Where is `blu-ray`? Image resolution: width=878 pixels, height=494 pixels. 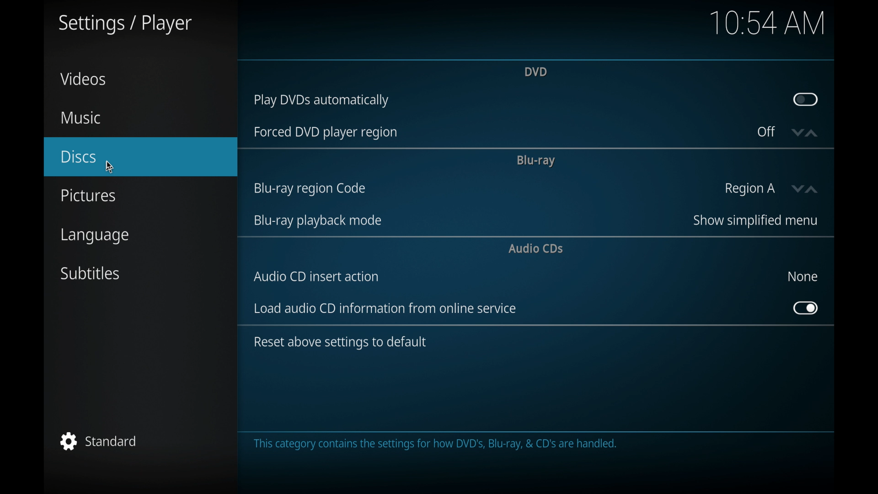
blu-ray is located at coordinates (535, 161).